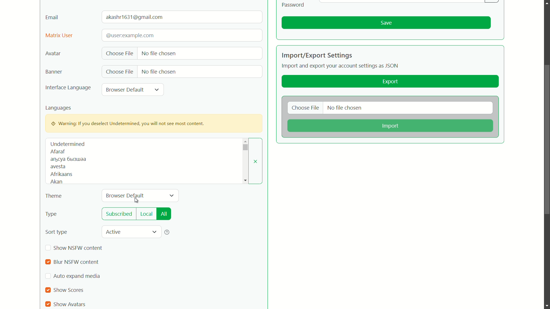 This screenshot has width=550, height=309. I want to click on show nsfw content, so click(78, 248).